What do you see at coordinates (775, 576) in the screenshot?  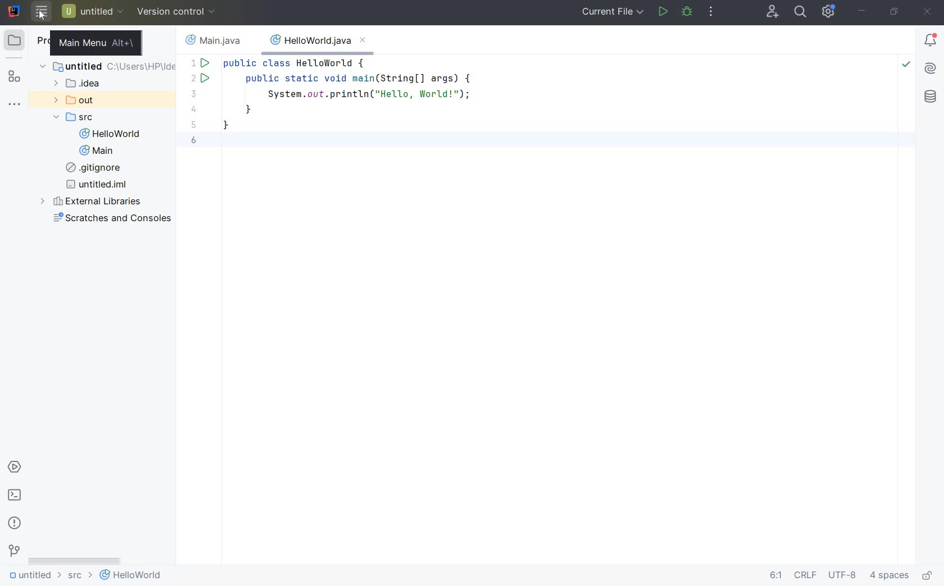 I see `go to line` at bounding box center [775, 576].